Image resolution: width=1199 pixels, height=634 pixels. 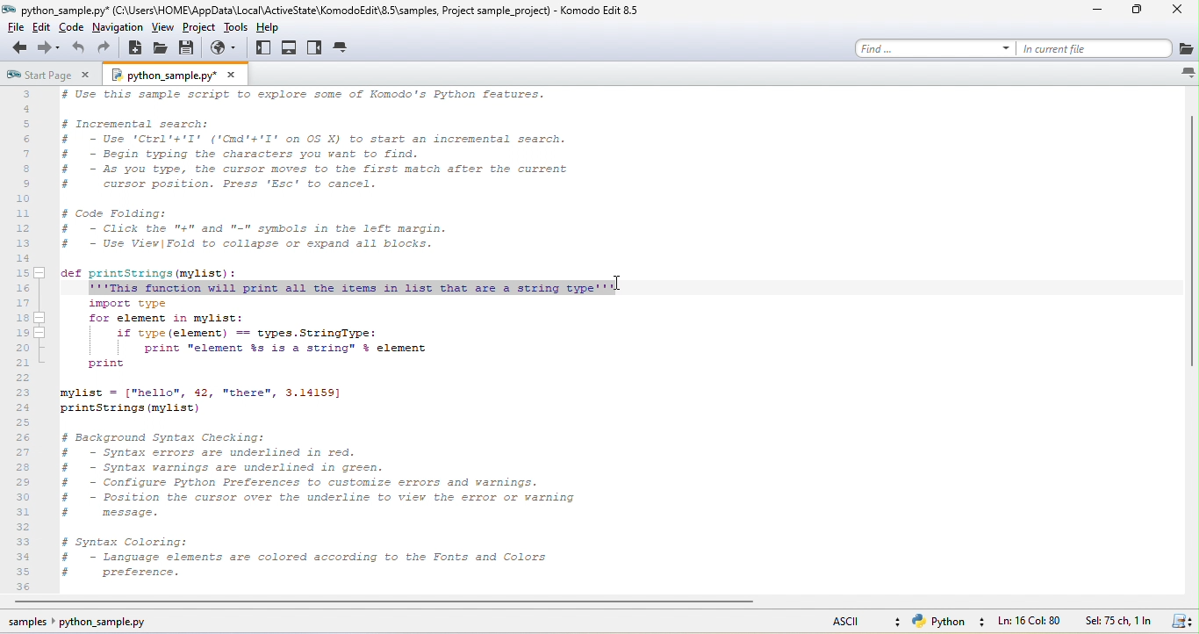 What do you see at coordinates (44, 29) in the screenshot?
I see `edit` at bounding box center [44, 29].